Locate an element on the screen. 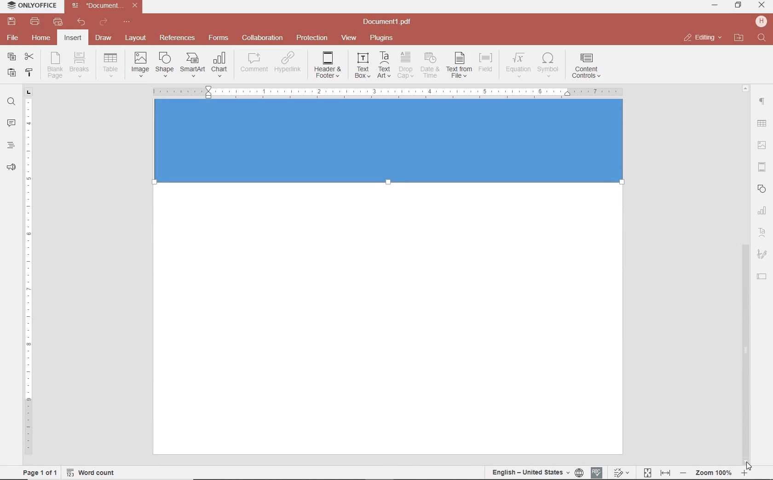  TEXT FIELD is located at coordinates (762, 276).